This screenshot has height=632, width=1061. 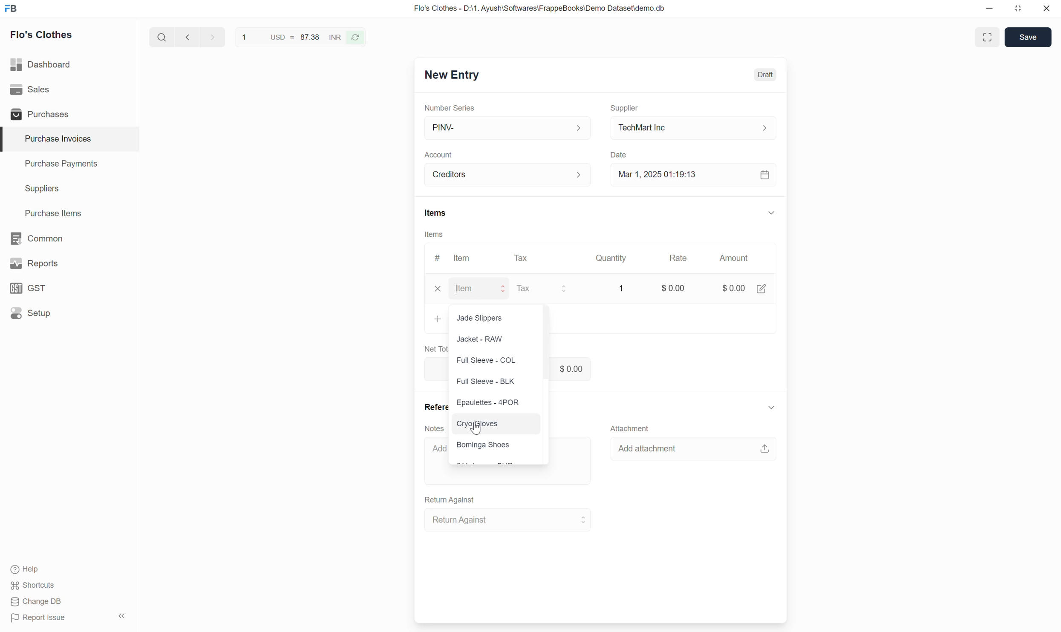 I want to click on frappe books logo, so click(x=13, y=8).